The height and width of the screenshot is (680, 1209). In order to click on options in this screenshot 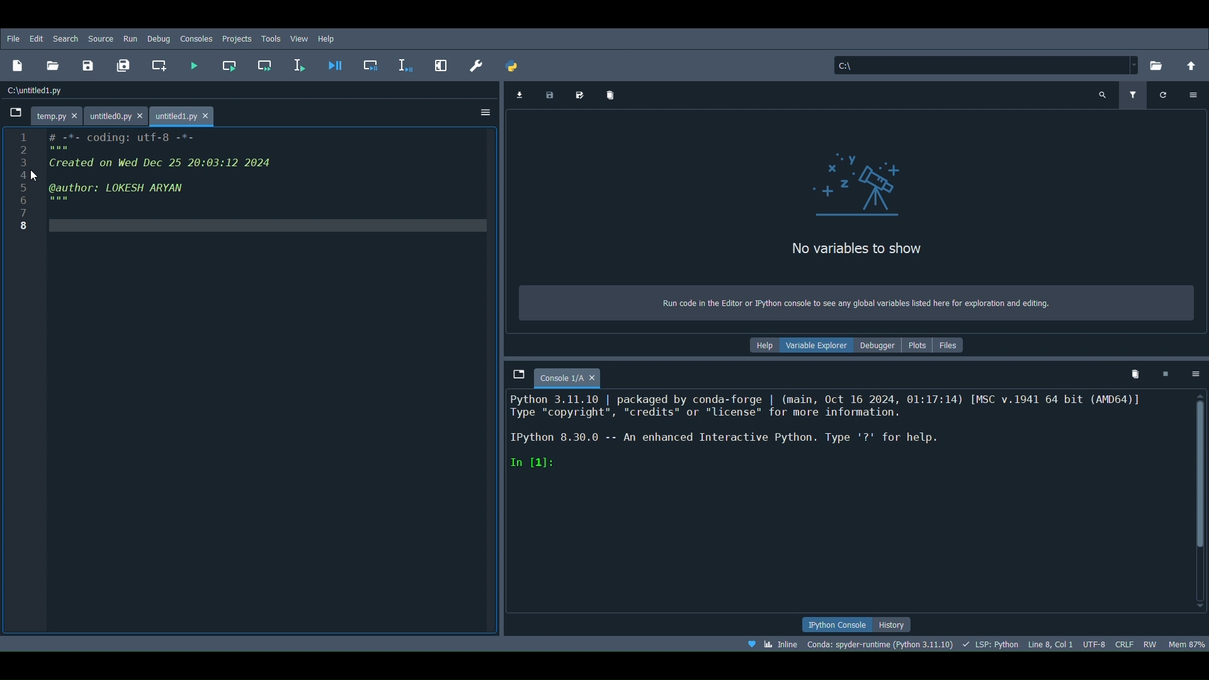, I will do `click(1189, 94)`.